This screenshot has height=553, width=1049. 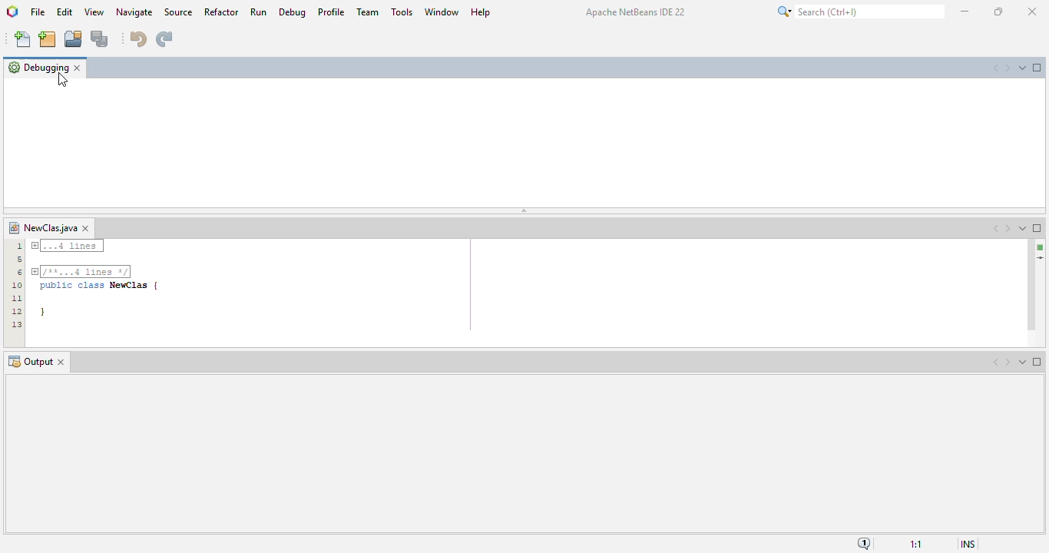 I want to click on scroll documents left, so click(x=995, y=68).